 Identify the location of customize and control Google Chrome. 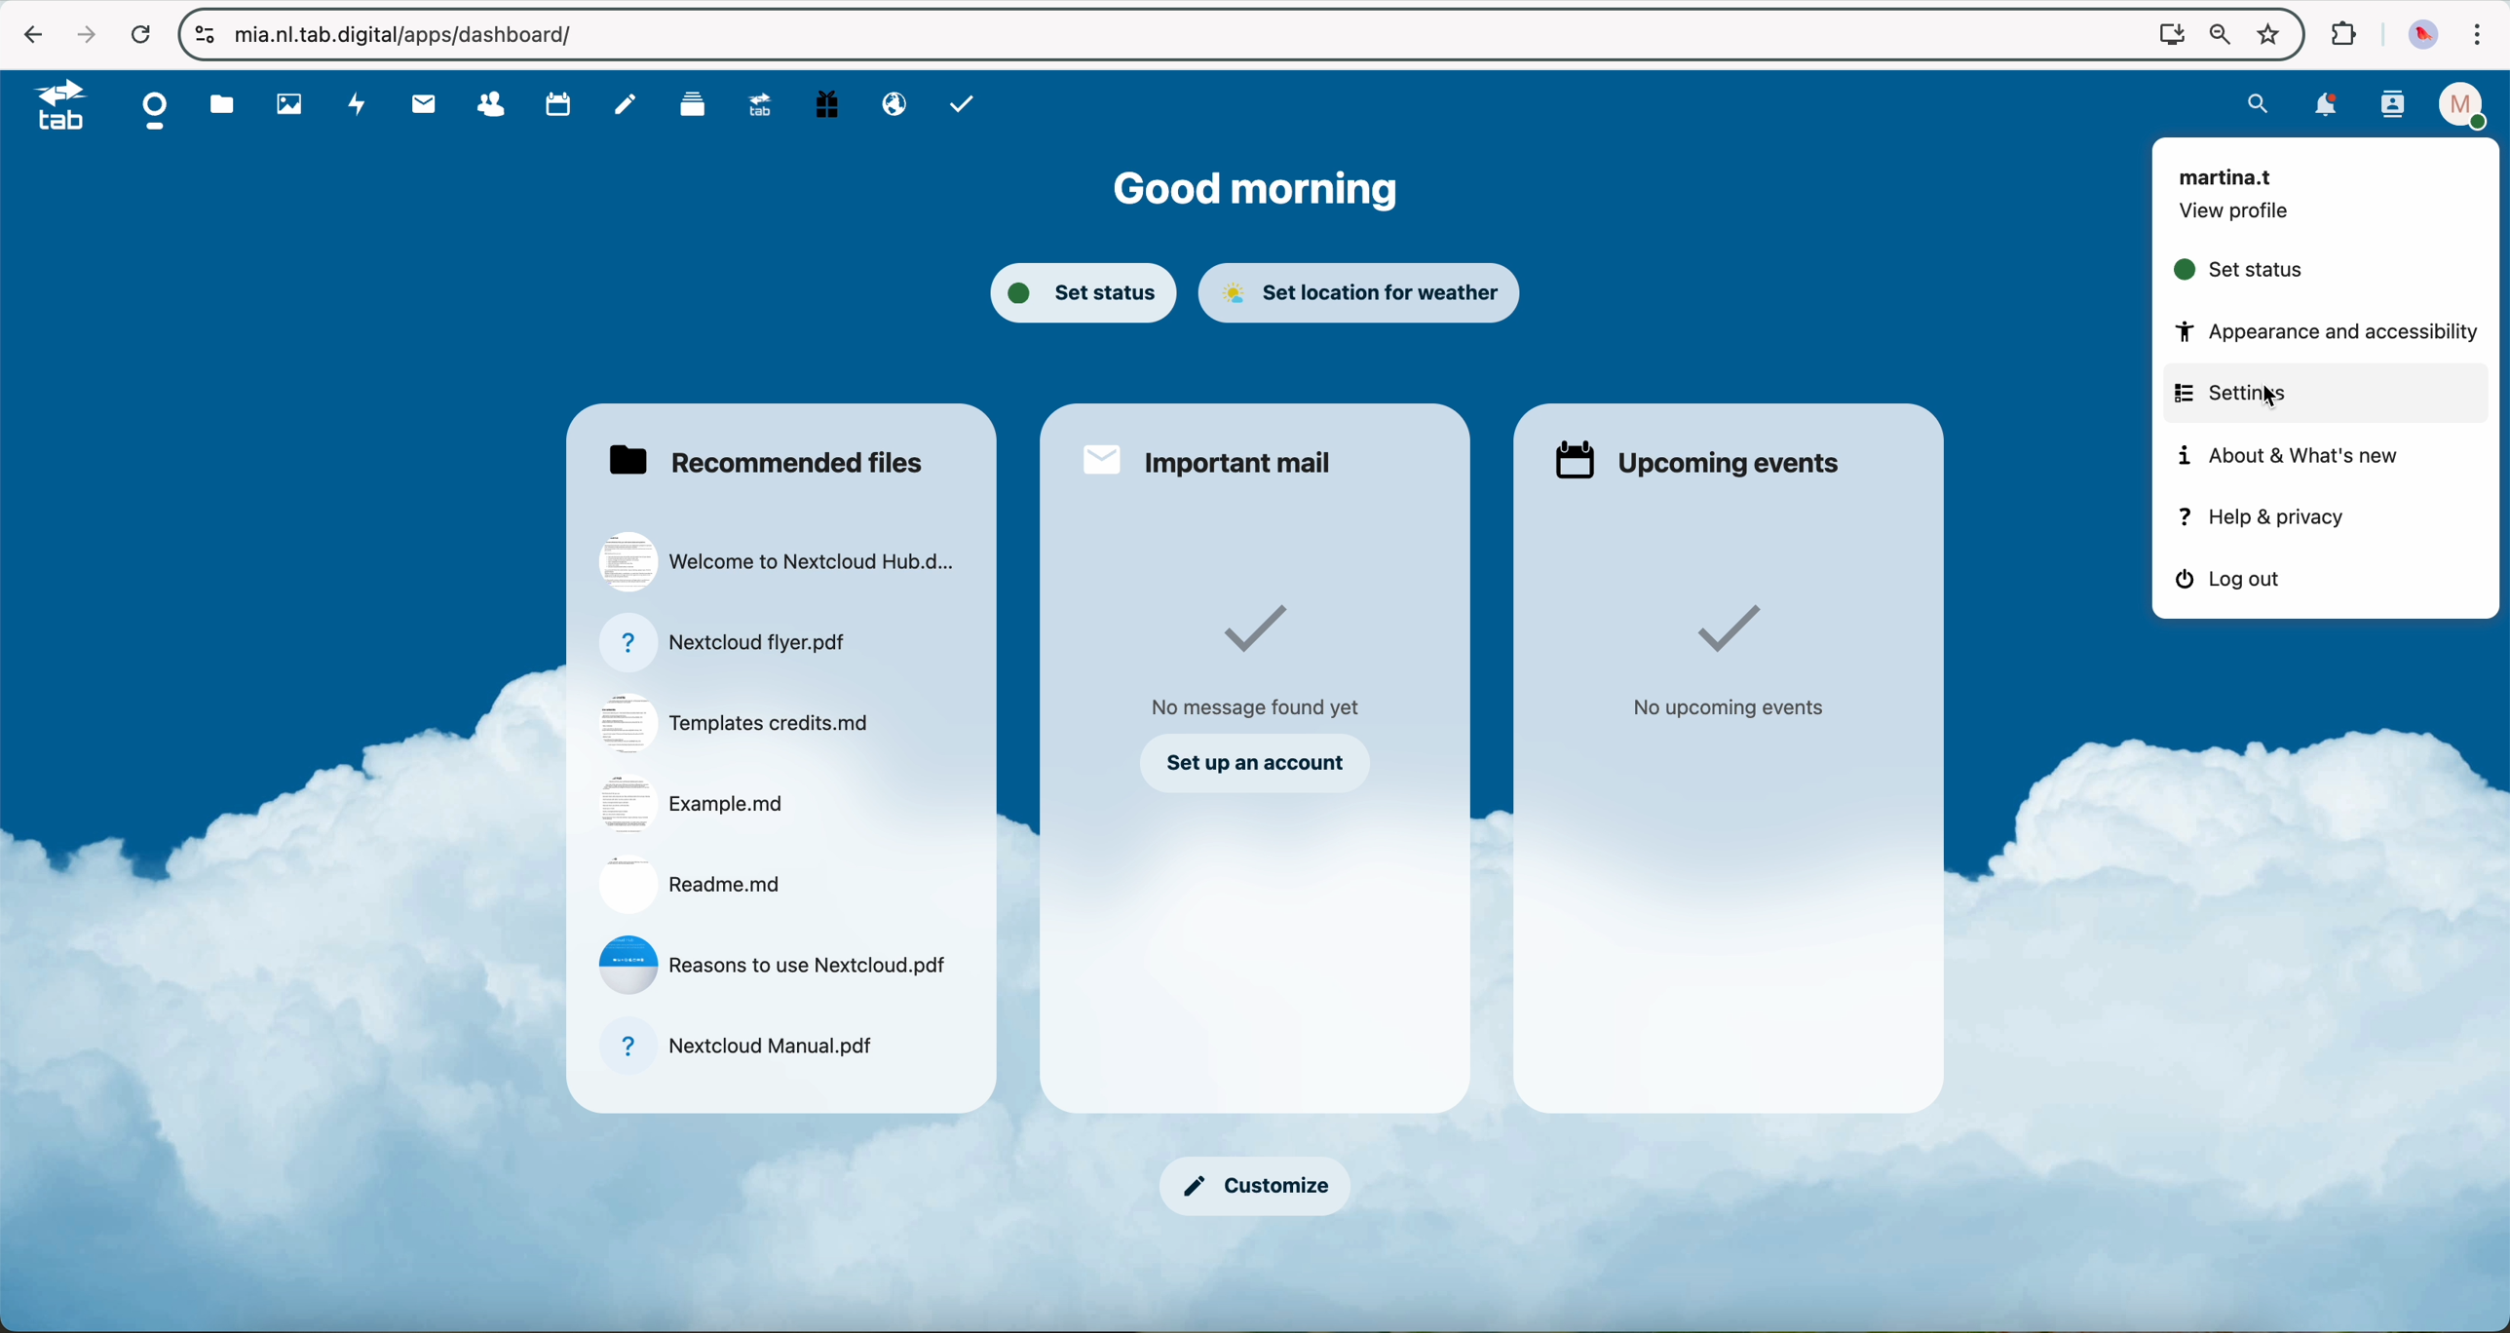
(2480, 35).